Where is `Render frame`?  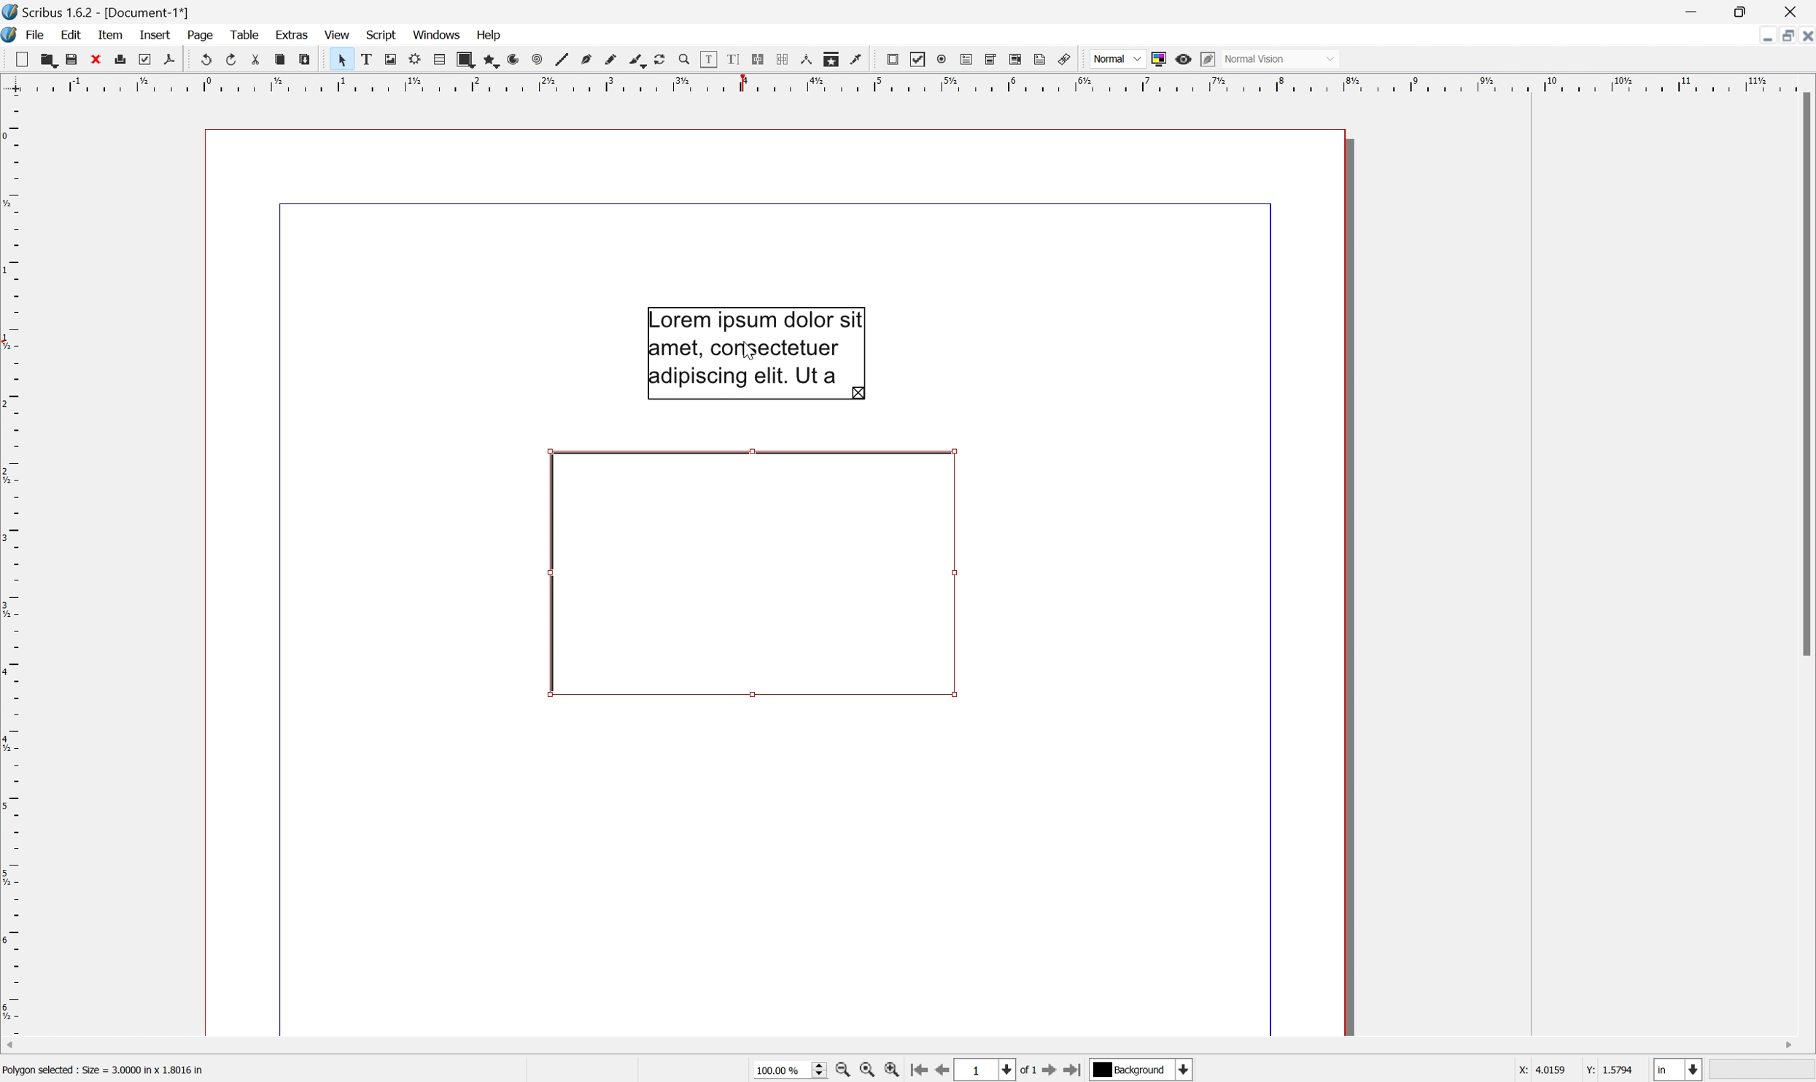 Render frame is located at coordinates (412, 62).